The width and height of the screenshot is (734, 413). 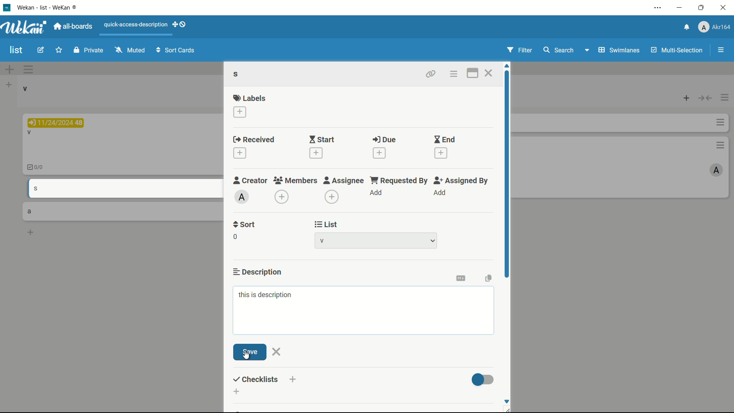 I want to click on end, so click(x=445, y=139).